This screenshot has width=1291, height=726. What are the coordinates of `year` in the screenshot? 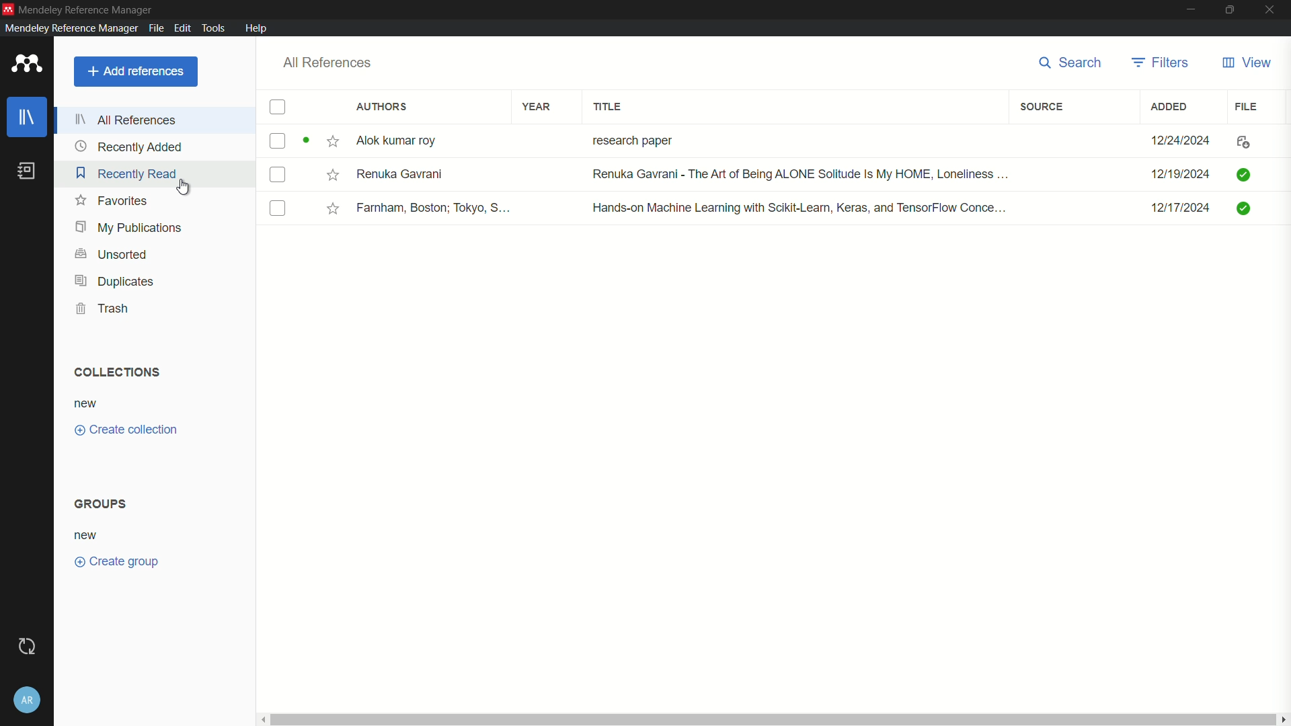 It's located at (538, 106).